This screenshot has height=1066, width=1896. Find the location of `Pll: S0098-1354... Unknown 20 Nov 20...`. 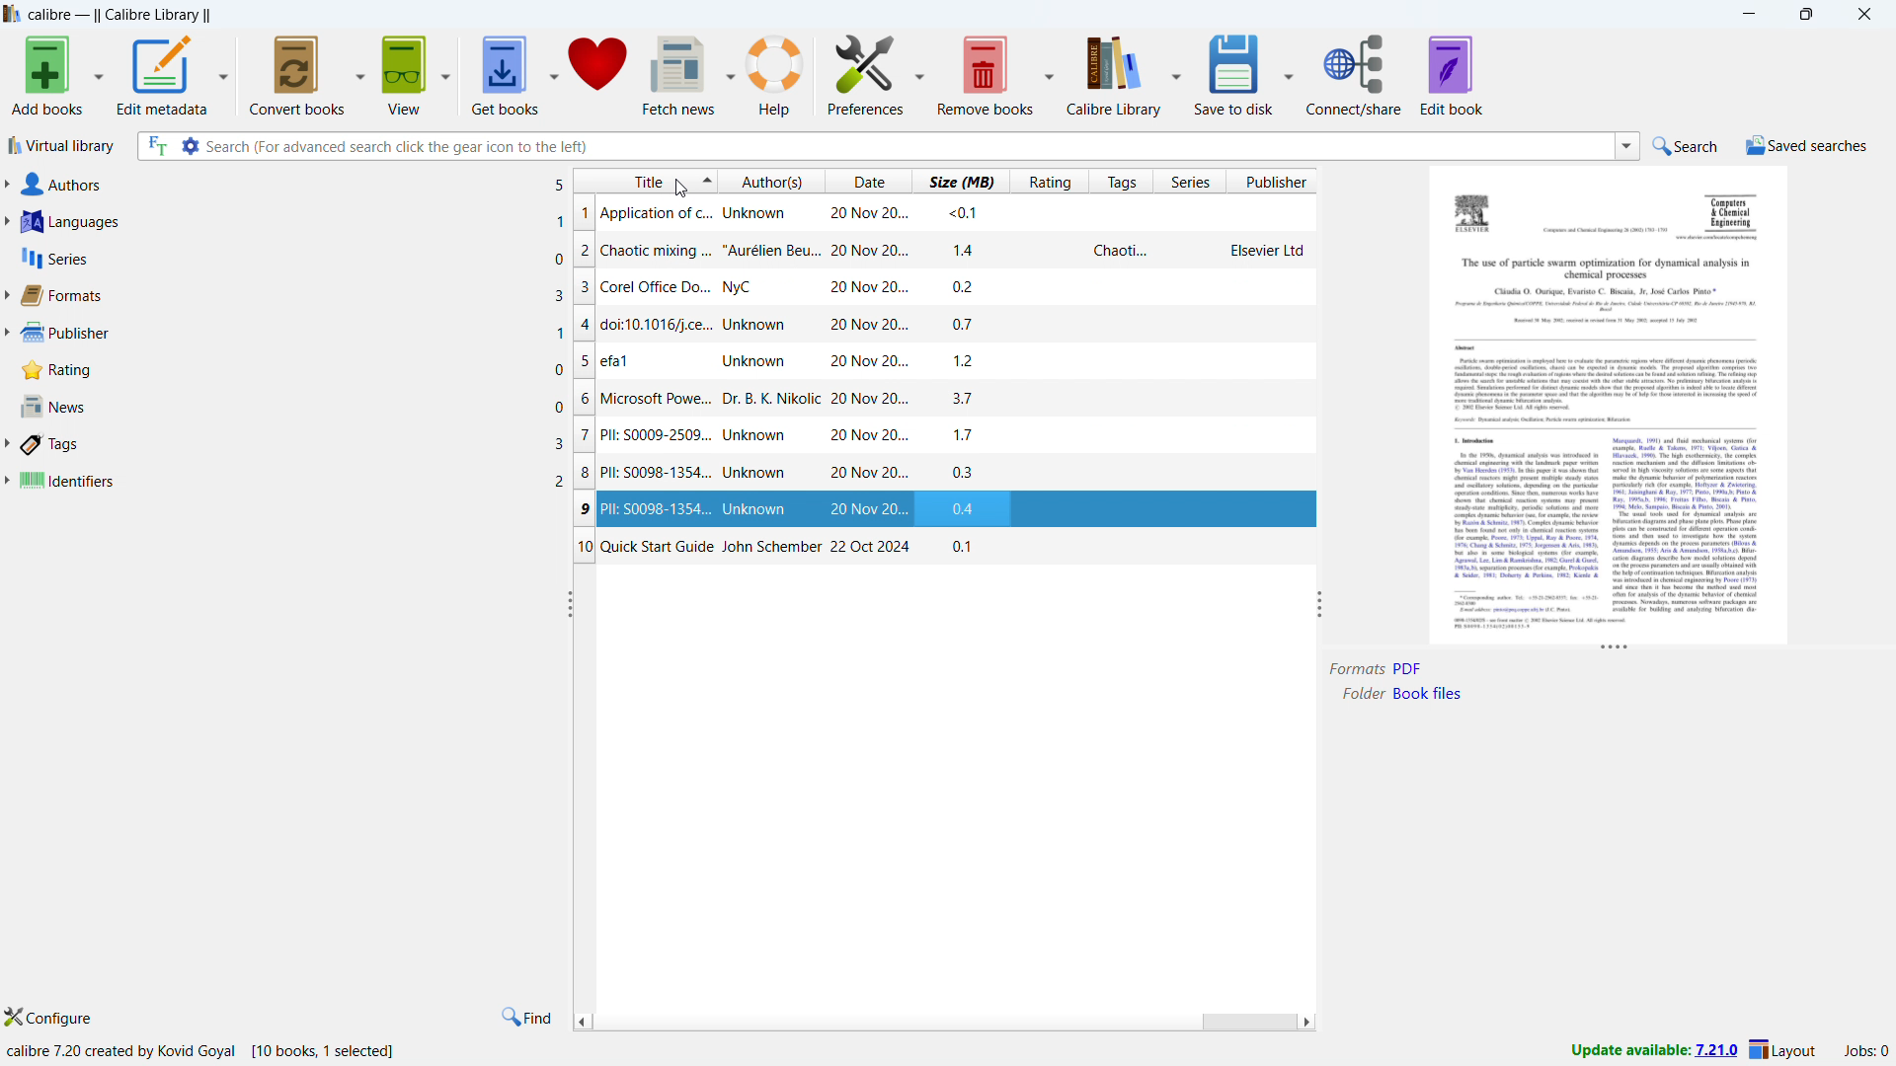

Pll: S0098-1354... Unknown 20 Nov 20... is located at coordinates (763, 469).